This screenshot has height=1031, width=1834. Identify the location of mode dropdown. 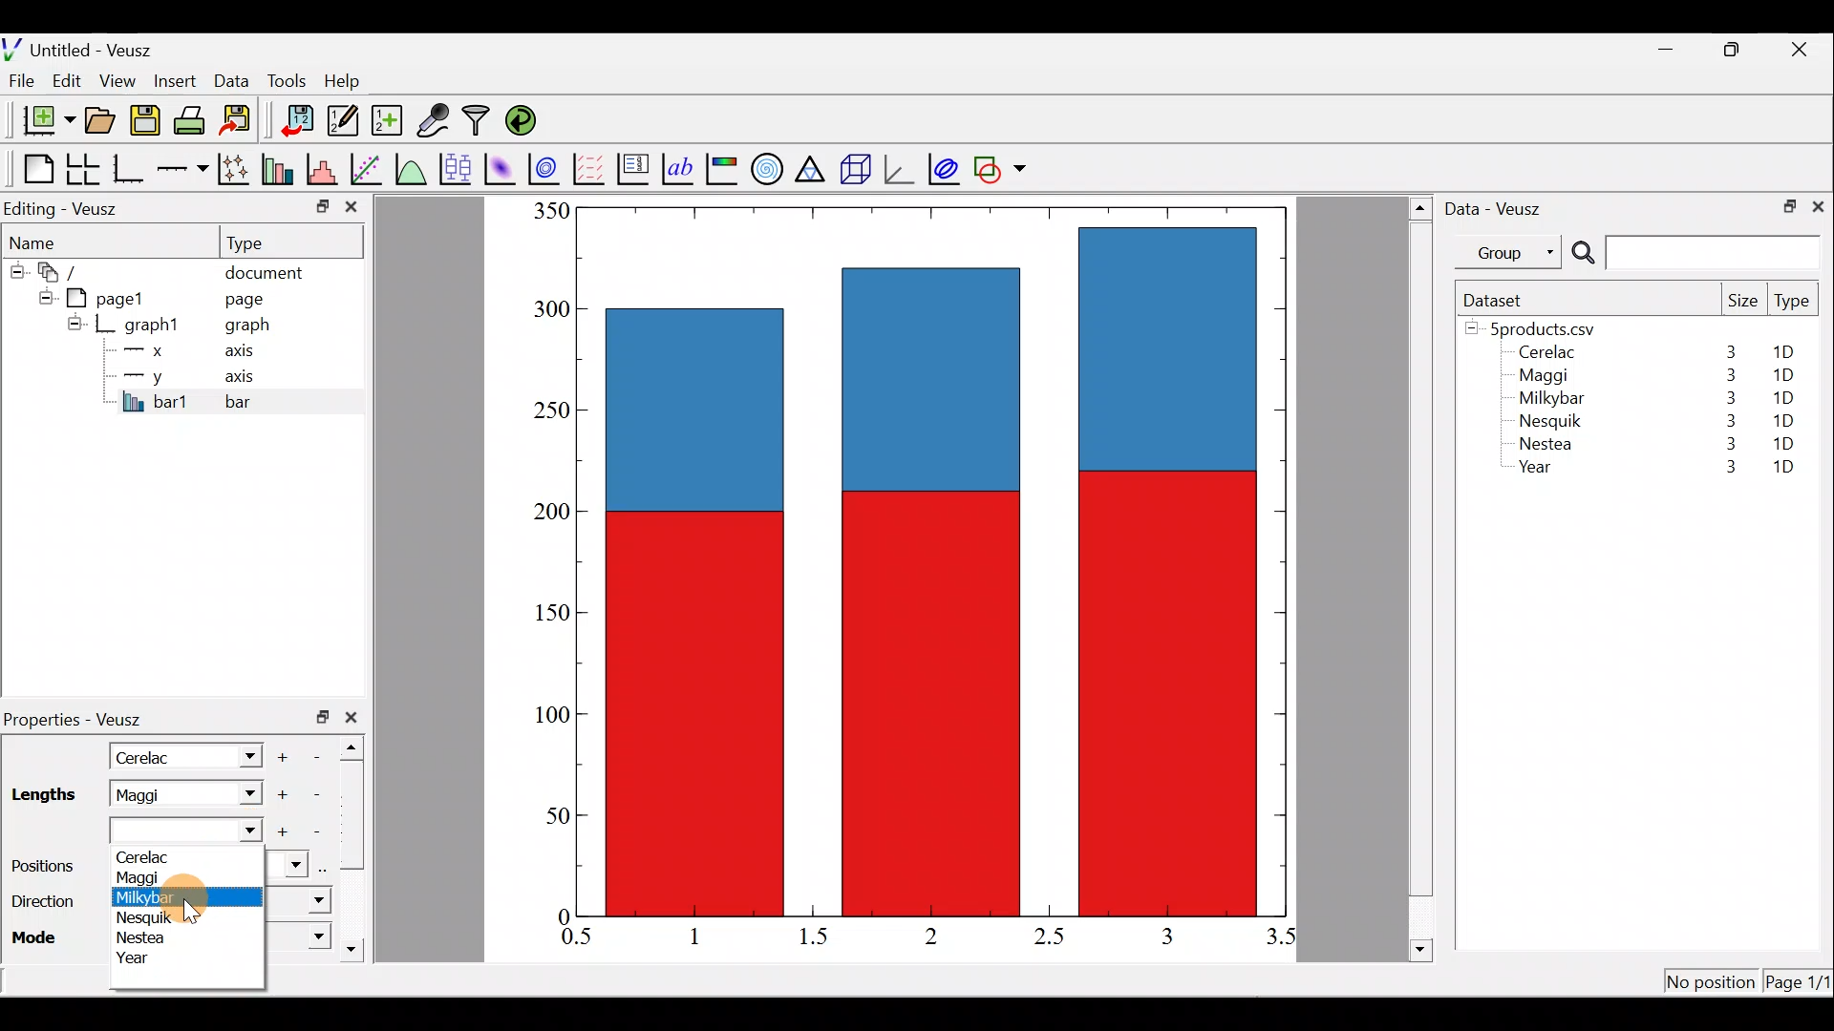
(299, 936).